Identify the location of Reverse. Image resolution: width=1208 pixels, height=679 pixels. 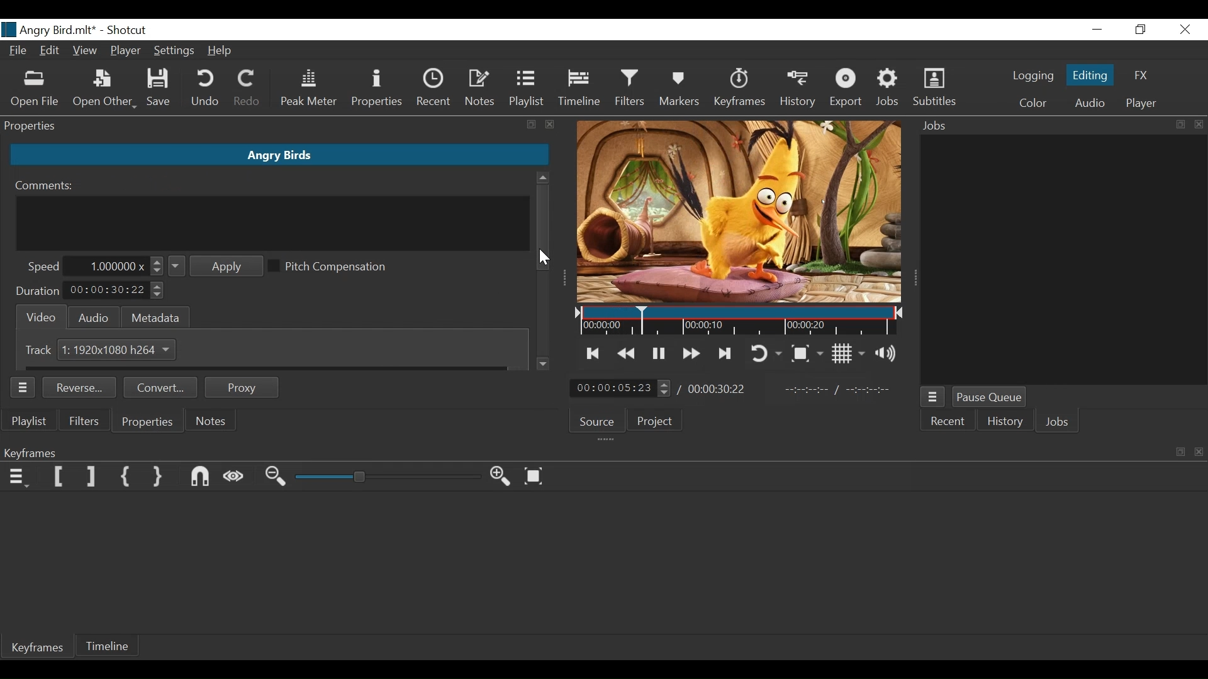
(80, 386).